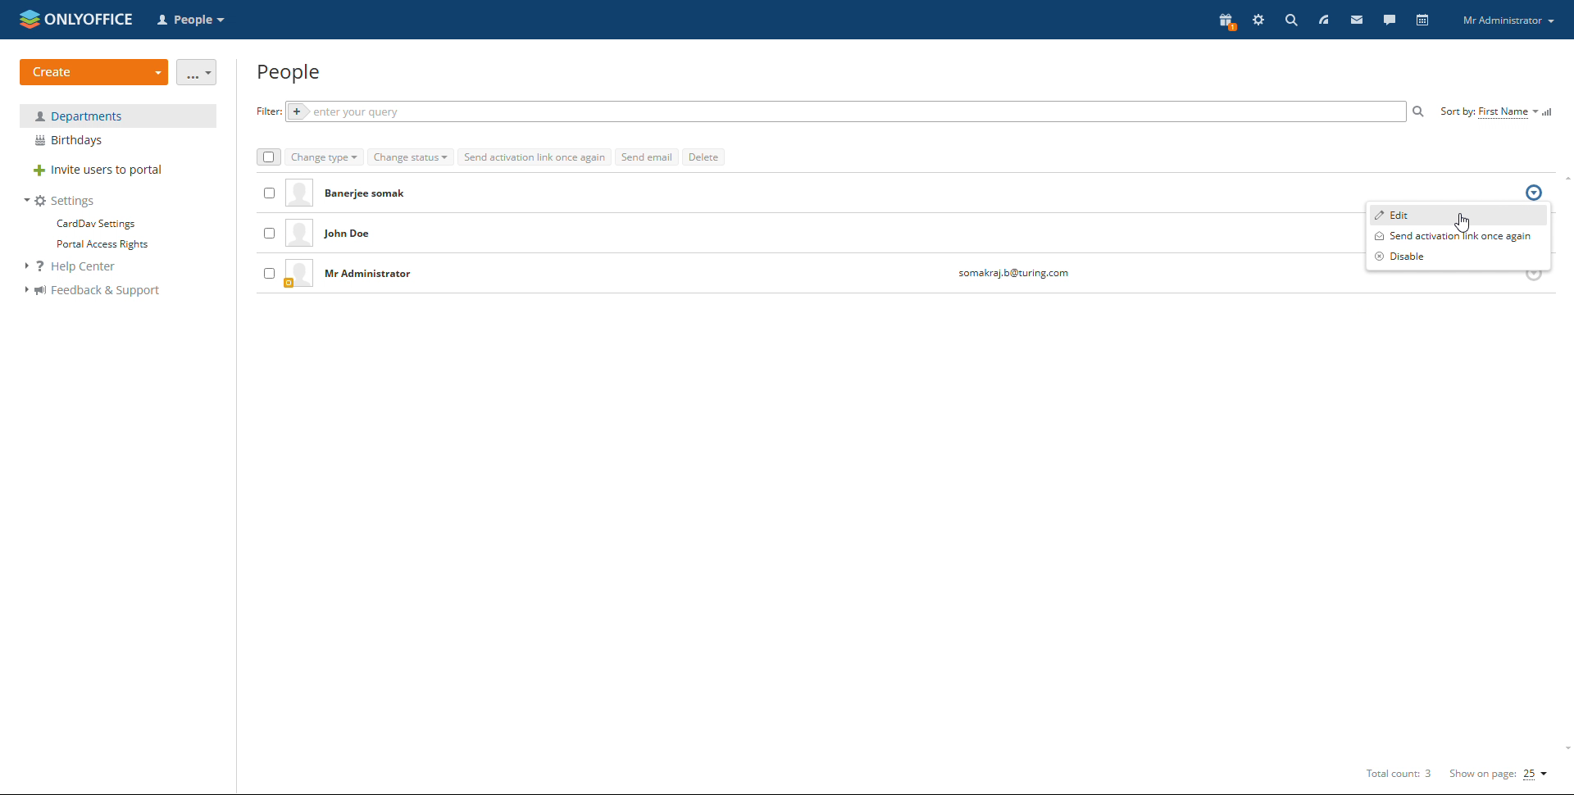 Image resolution: width=1574 pixels, height=795 pixels. I want to click on send email, so click(647, 157).